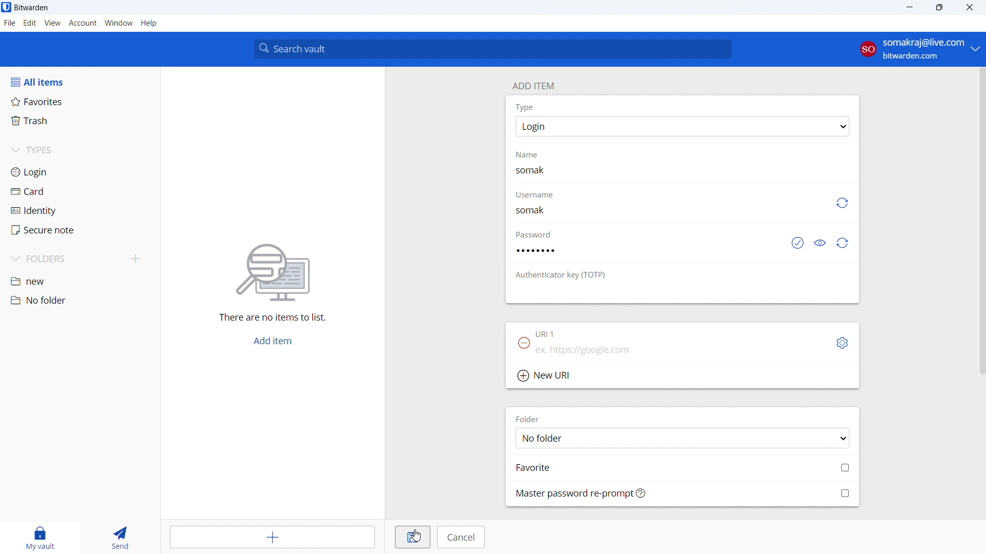 The image size is (986, 554). What do you see at coordinates (492, 49) in the screenshot?
I see `search vault` at bounding box center [492, 49].